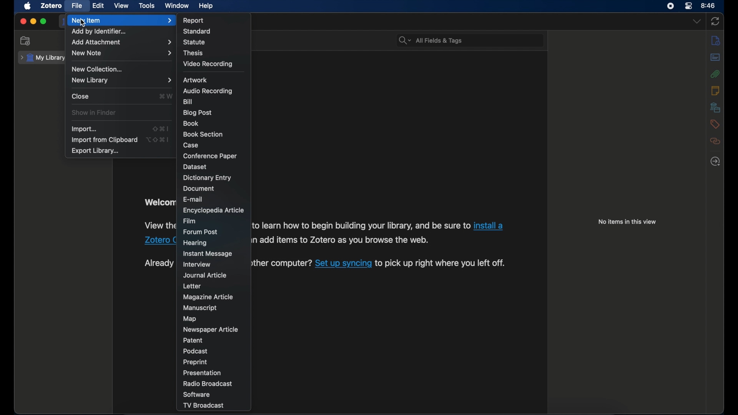 The height and width of the screenshot is (415, 738). I want to click on document, so click(200, 189).